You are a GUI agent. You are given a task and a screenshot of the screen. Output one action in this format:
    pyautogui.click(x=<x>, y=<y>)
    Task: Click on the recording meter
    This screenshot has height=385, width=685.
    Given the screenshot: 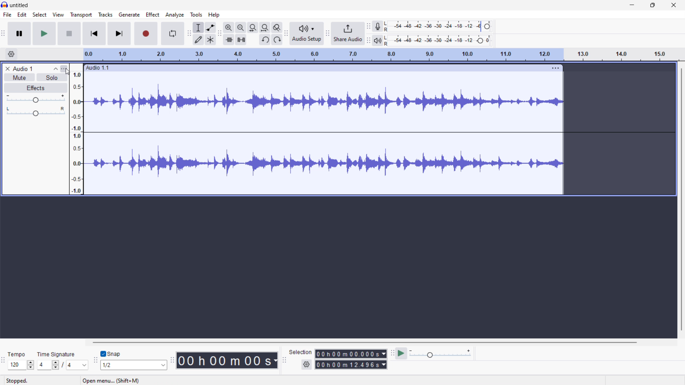 What is the action you would take?
    pyautogui.click(x=379, y=26)
    